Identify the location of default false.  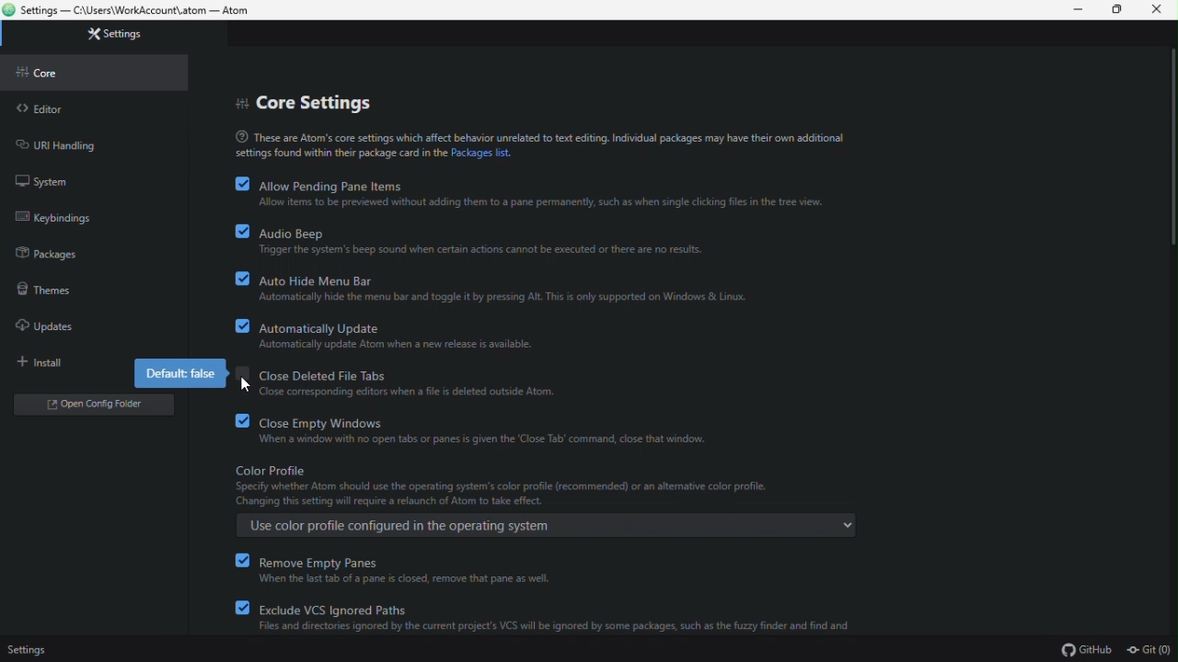
(179, 374).